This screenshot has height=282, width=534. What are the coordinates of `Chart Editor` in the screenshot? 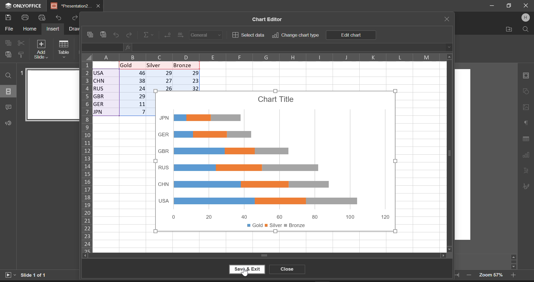 It's located at (268, 19).